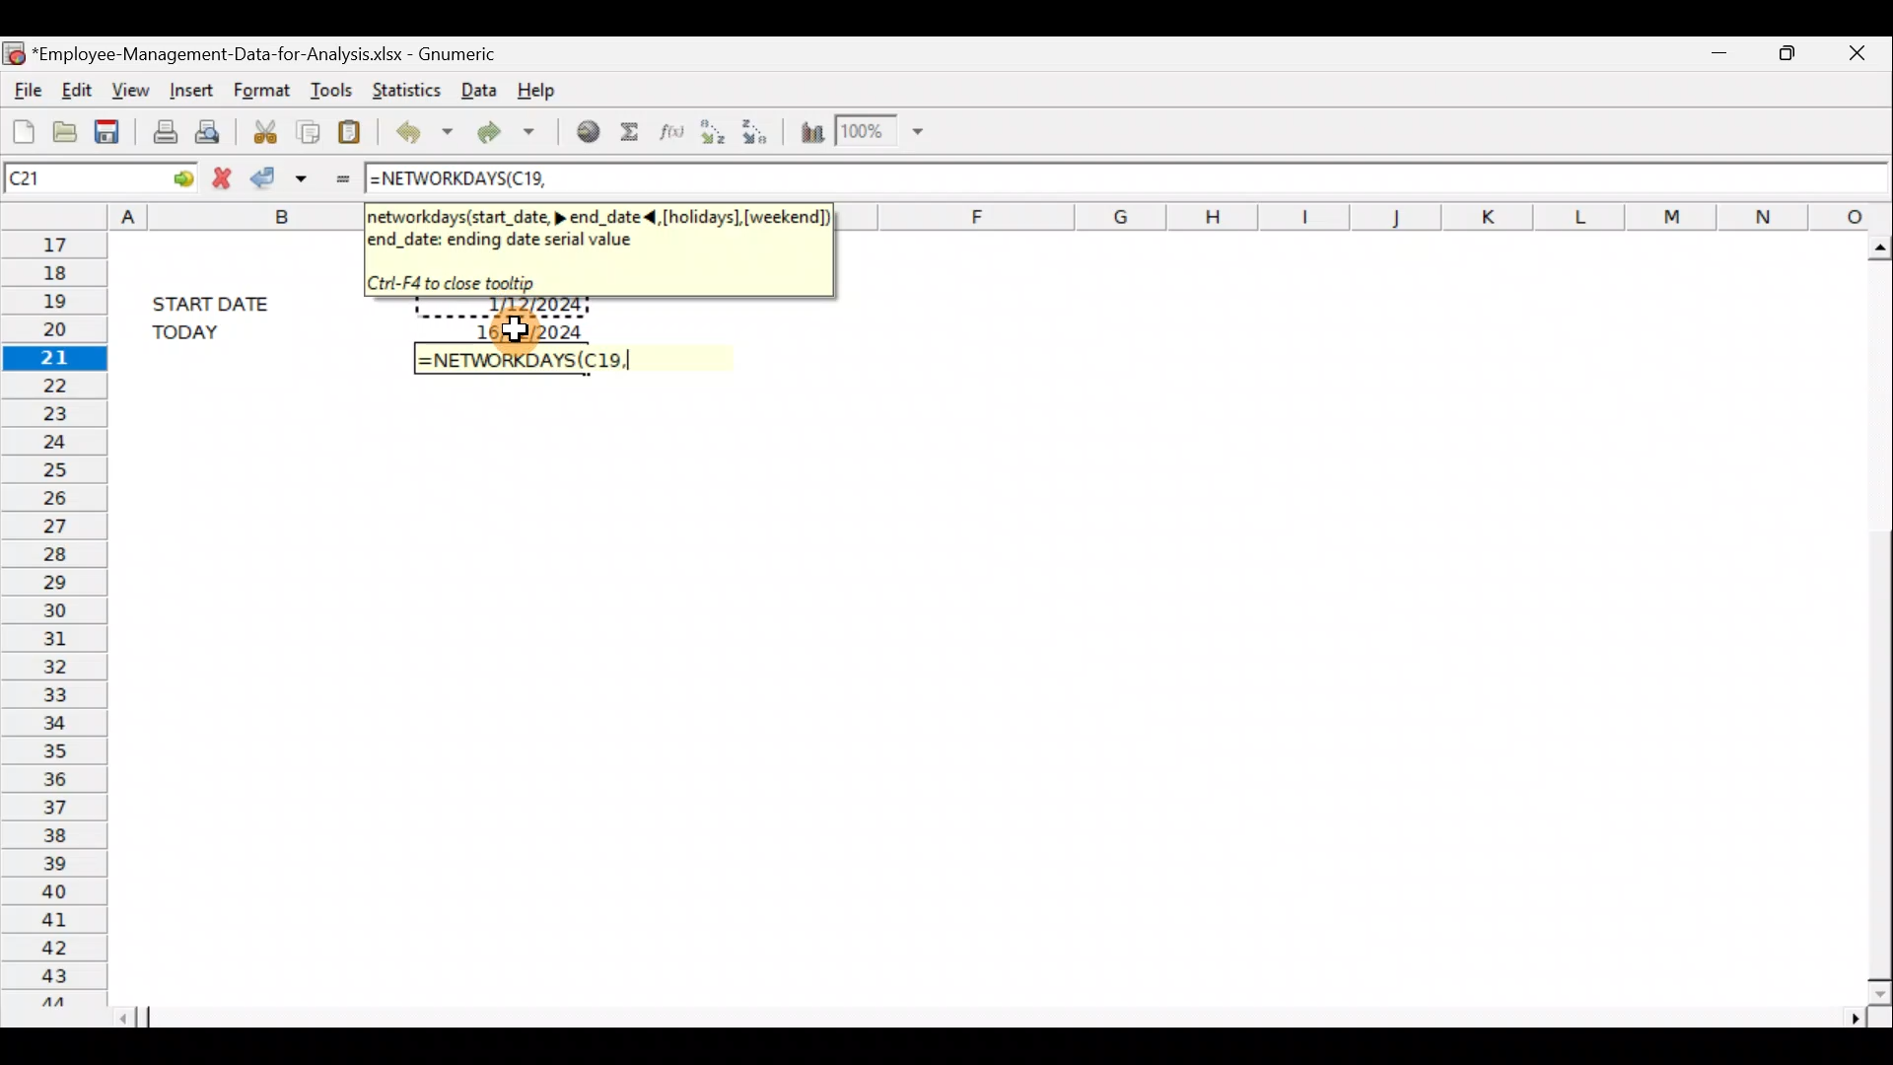 The height and width of the screenshot is (1065, 1893). What do you see at coordinates (354, 128) in the screenshot?
I see `Paste the clipboard` at bounding box center [354, 128].